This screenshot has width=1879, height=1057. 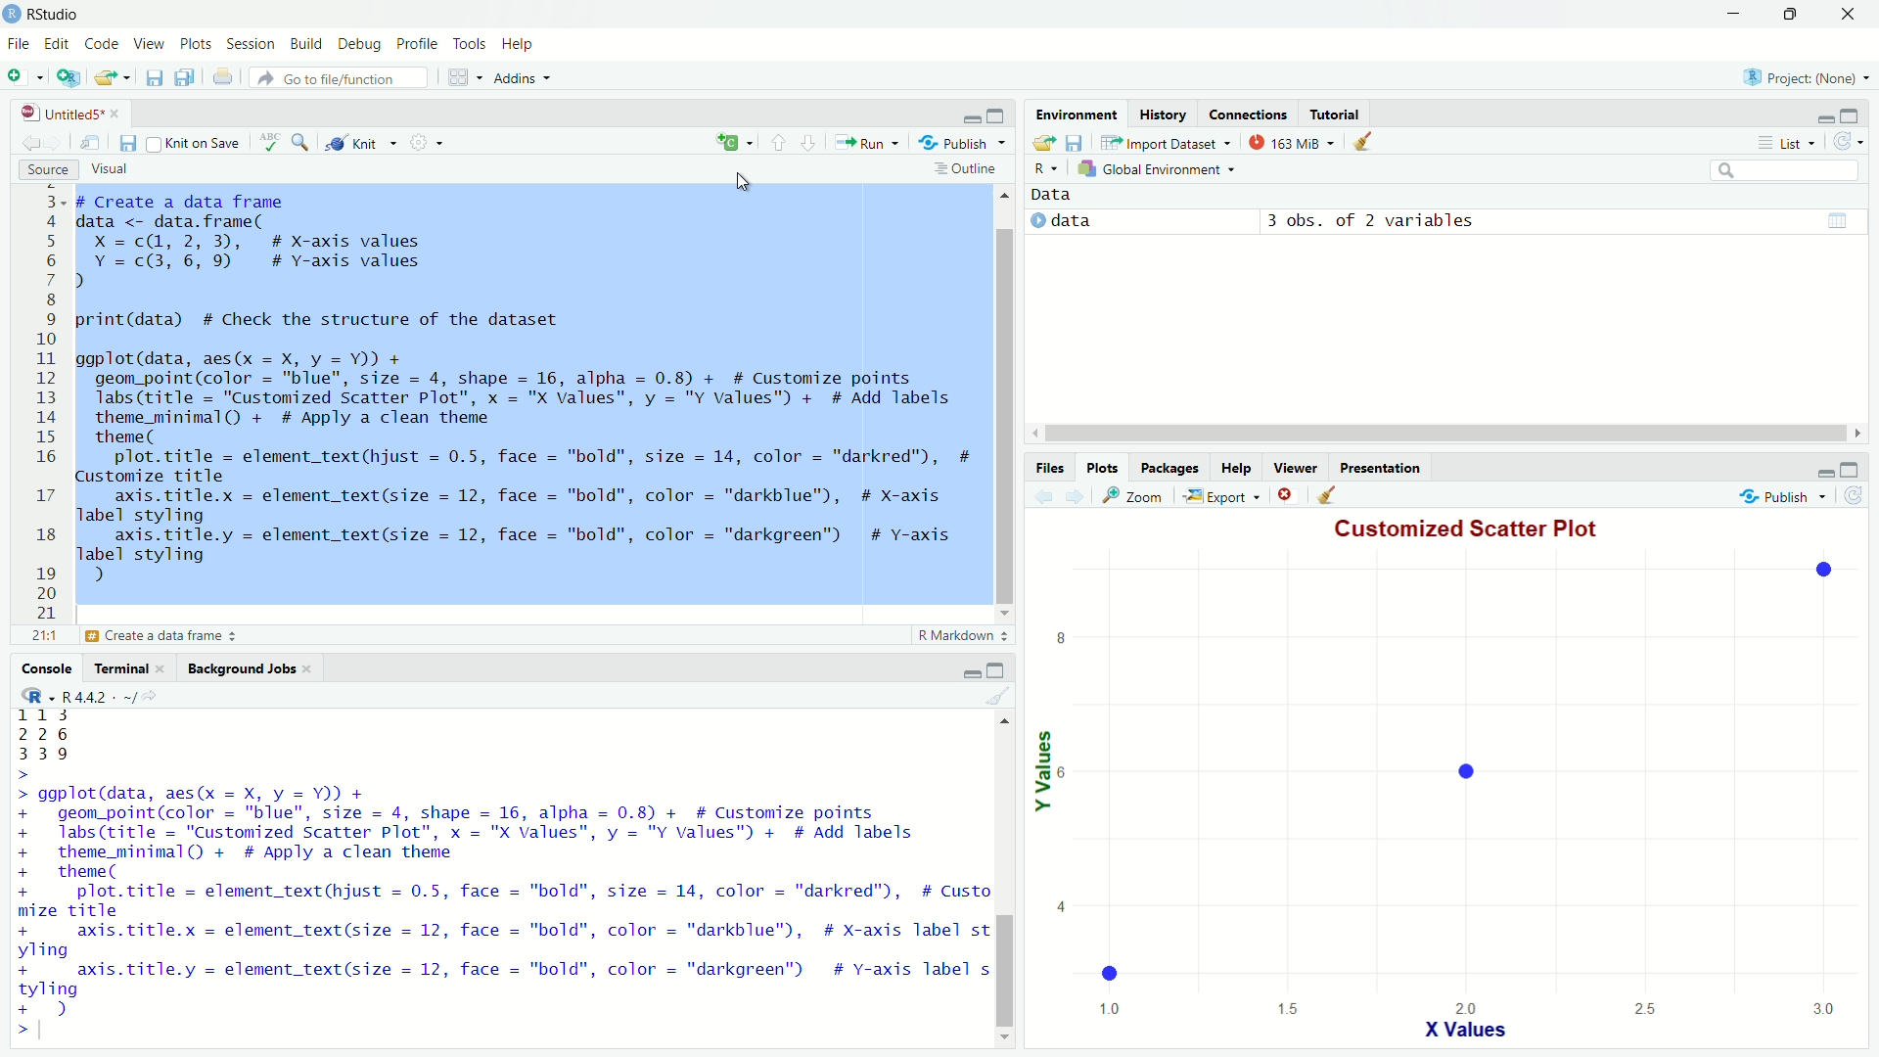 What do you see at coordinates (199, 45) in the screenshot?
I see `Plots` at bounding box center [199, 45].